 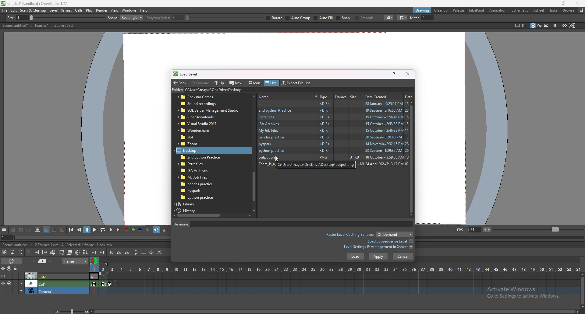 I want to click on folder, so click(x=193, y=137).